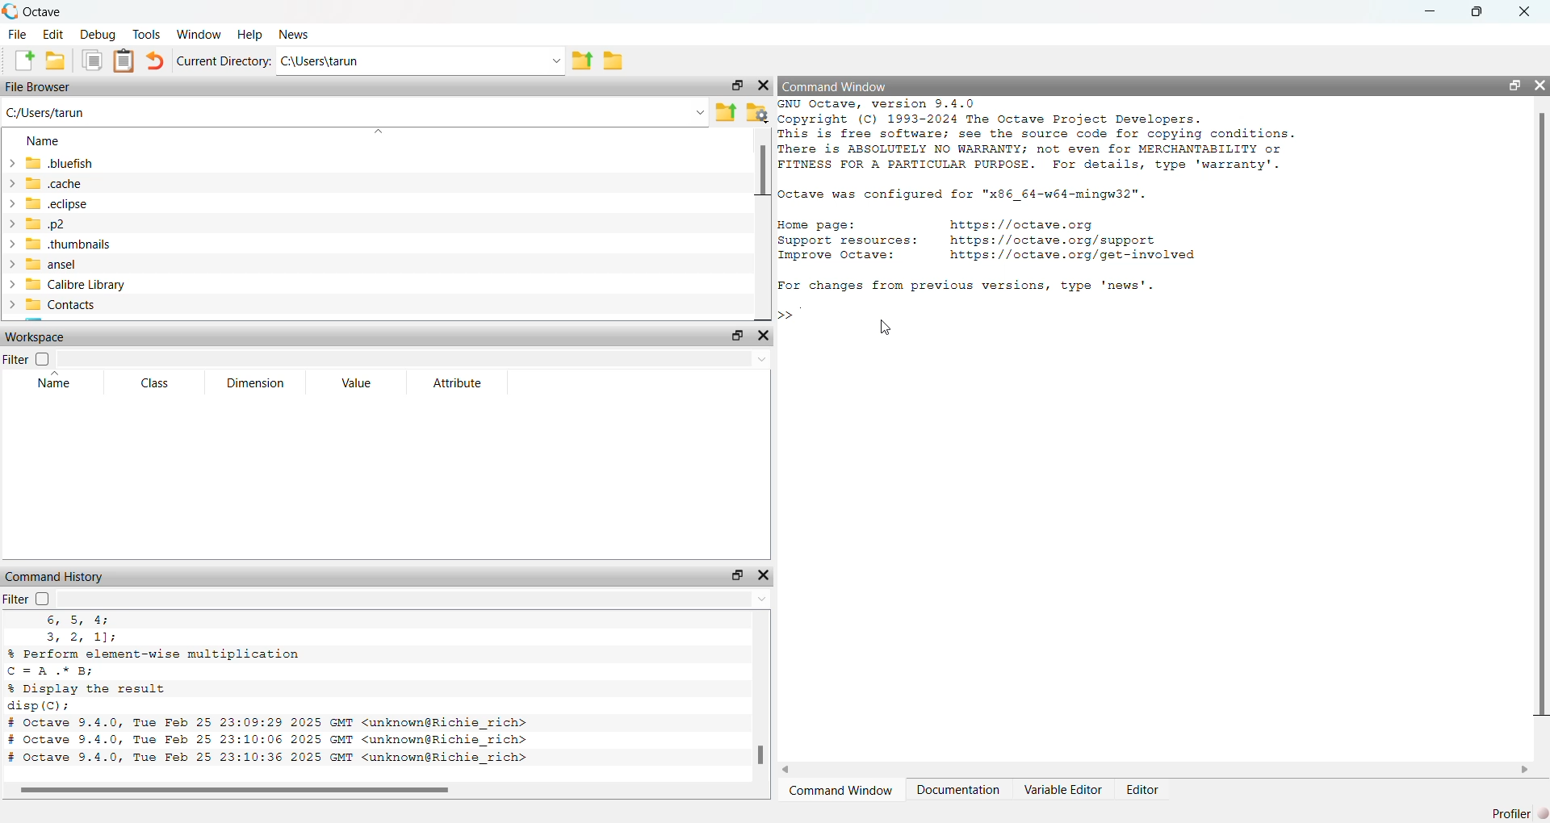 The height and width of the screenshot is (823, 1550). I want to click on Close, so click(763, 86).